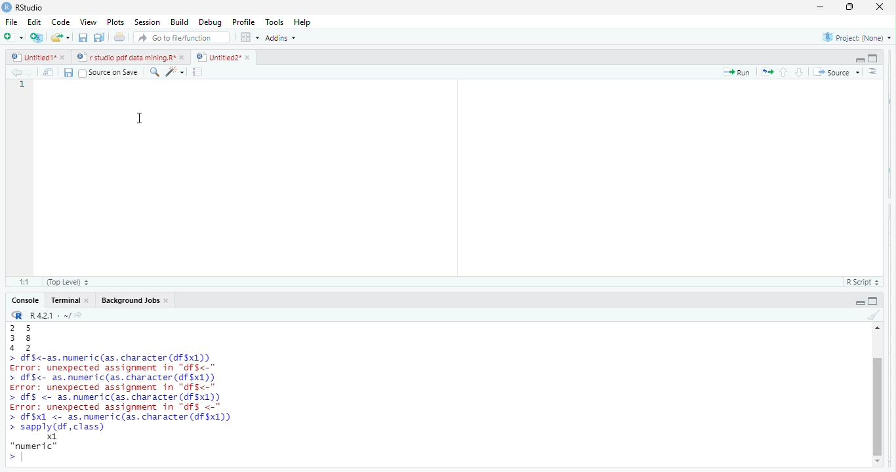 The image size is (896, 472). What do you see at coordinates (861, 303) in the screenshot?
I see `hide r script` at bounding box center [861, 303].